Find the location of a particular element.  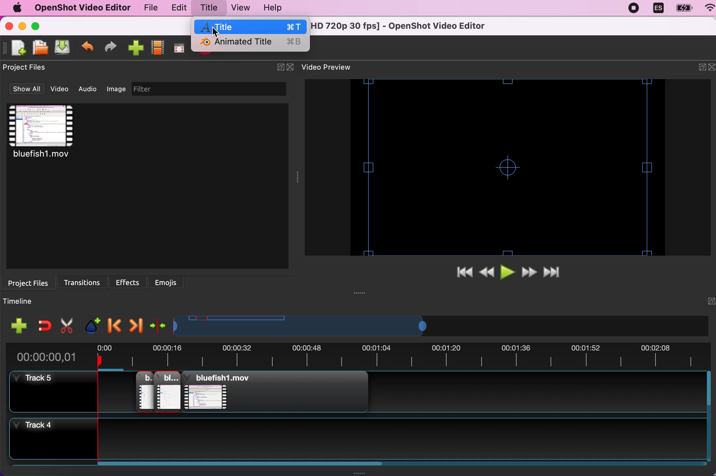

enable snapping is located at coordinates (44, 325).